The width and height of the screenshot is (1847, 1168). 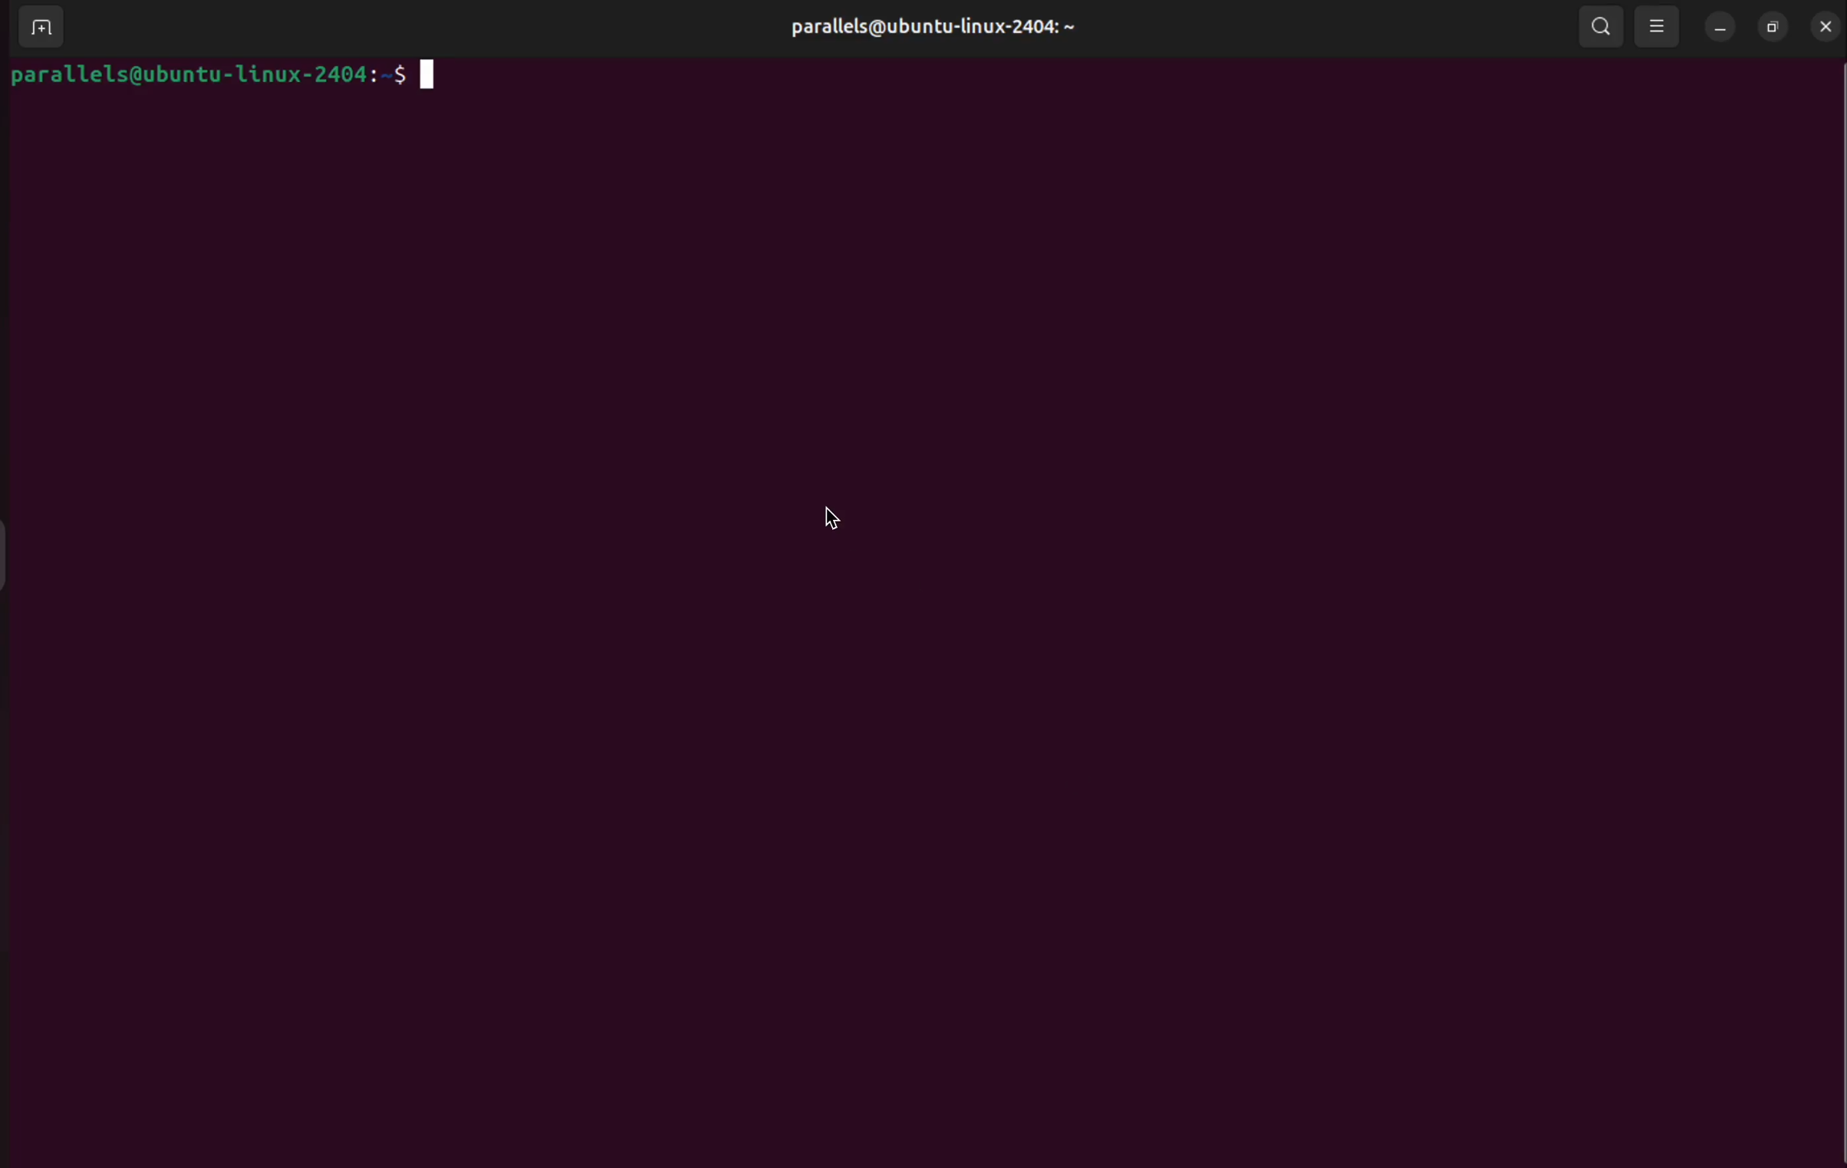 I want to click on minimum, so click(x=1720, y=27).